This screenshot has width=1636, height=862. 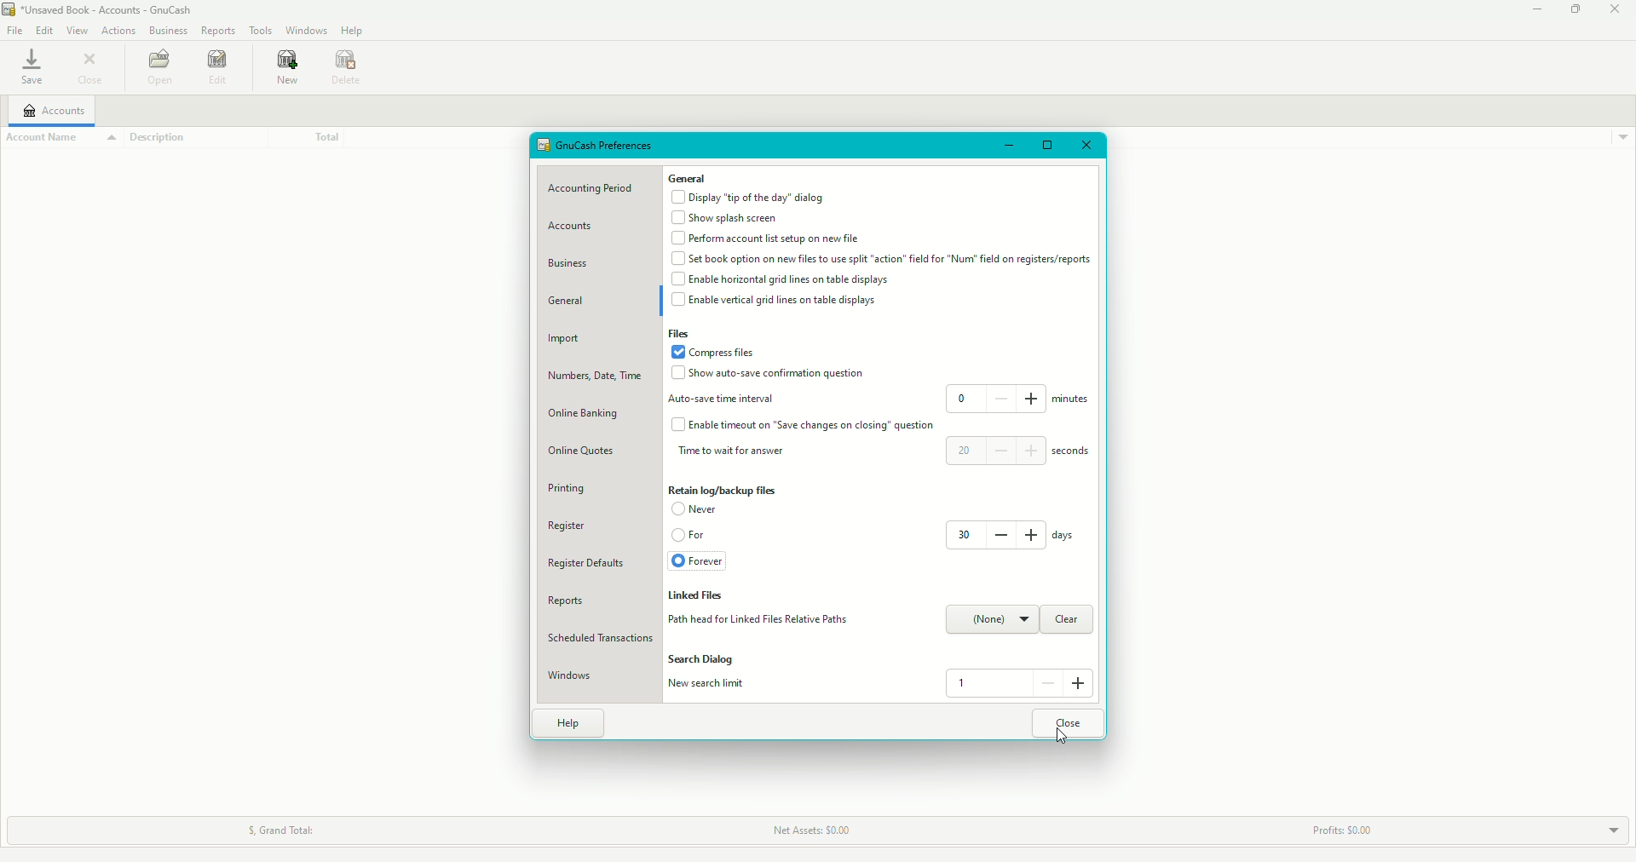 I want to click on Date, so click(x=349, y=68).